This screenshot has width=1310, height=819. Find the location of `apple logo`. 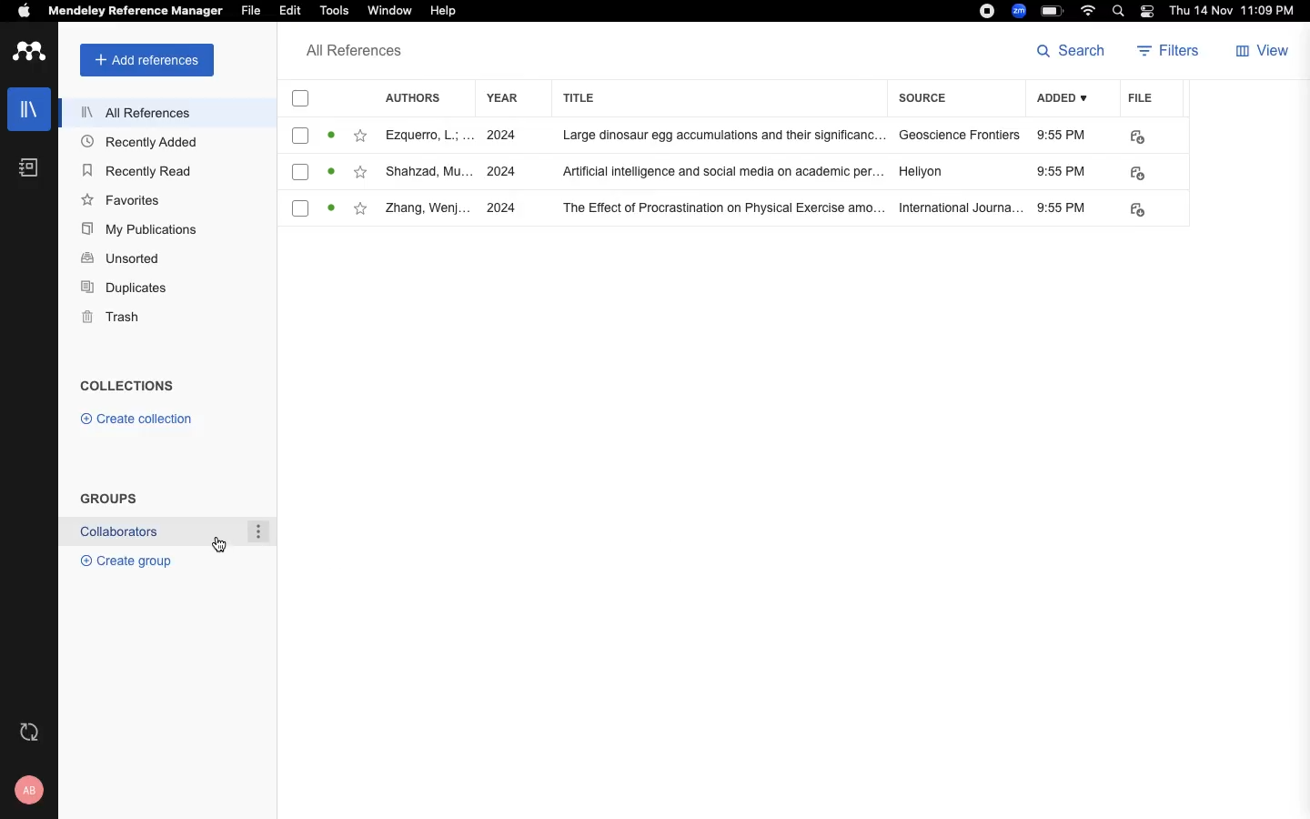

apple logo is located at coordinates (25, 13).